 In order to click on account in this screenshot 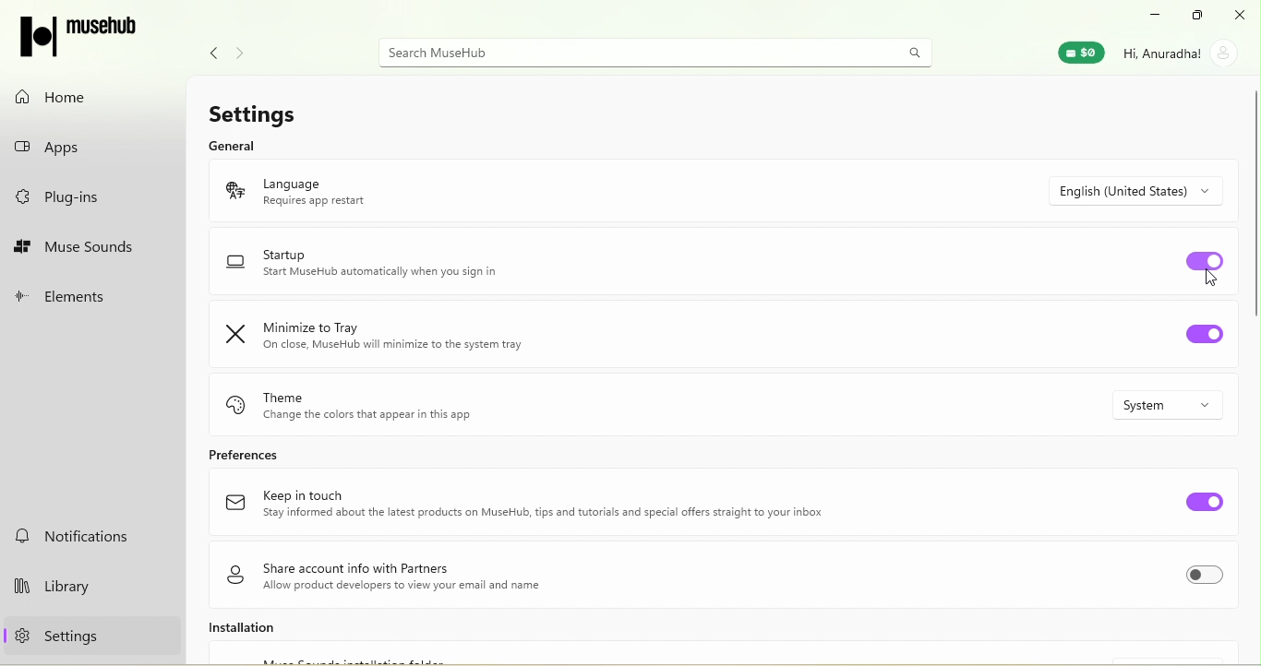, I will do `click(1184, 52)`.